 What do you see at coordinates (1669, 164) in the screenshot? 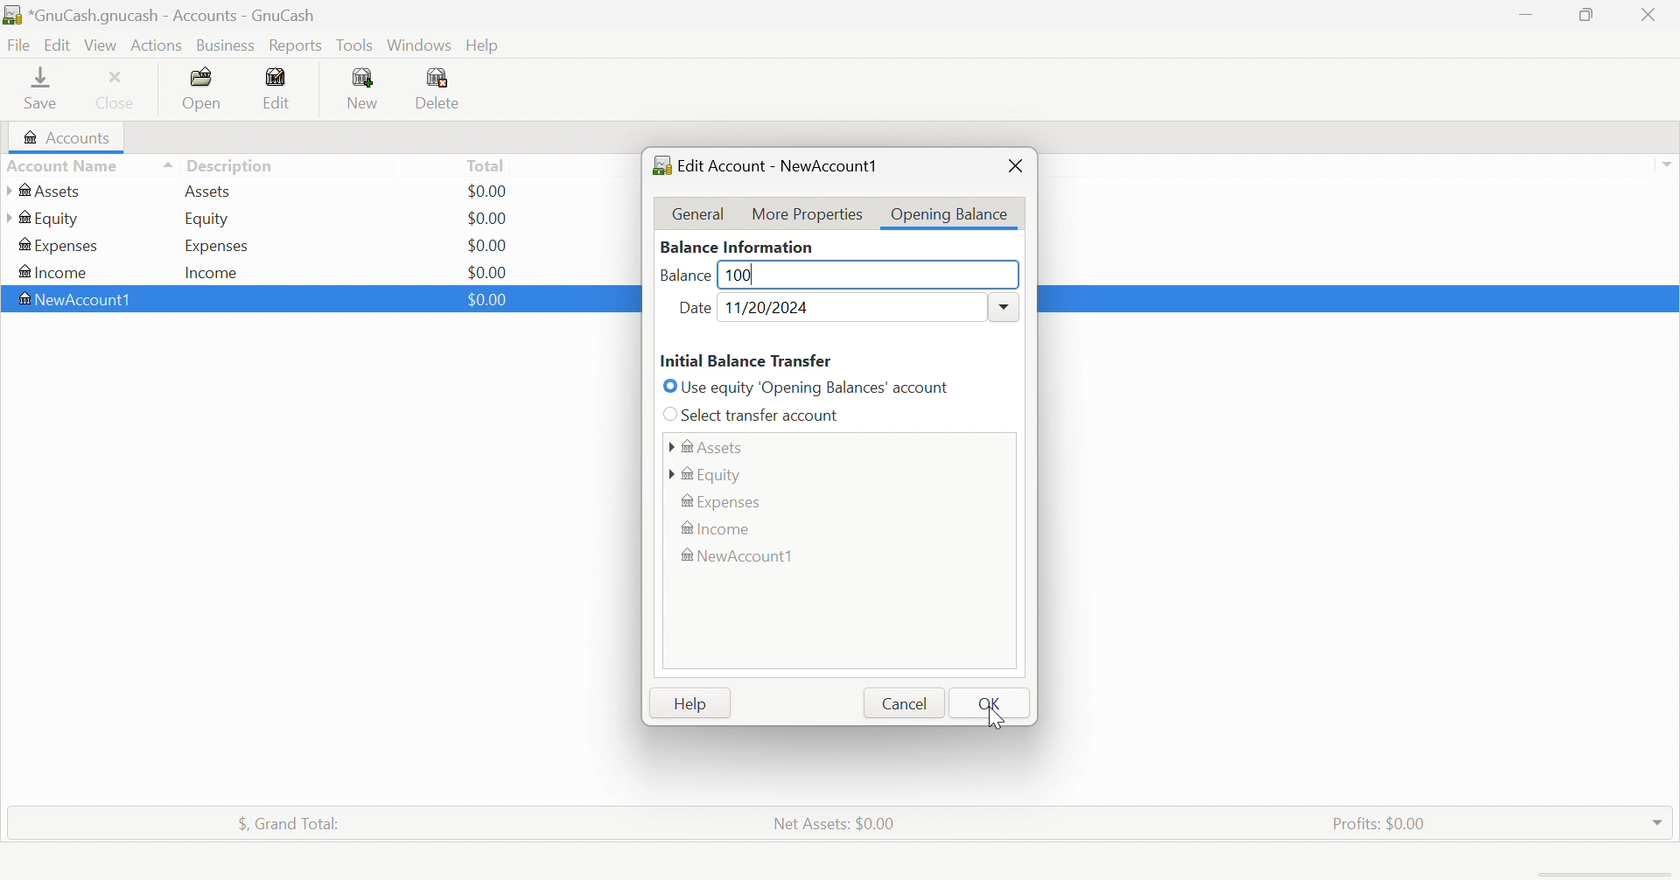
I see `drop down` at bounding box center [1669, 164].